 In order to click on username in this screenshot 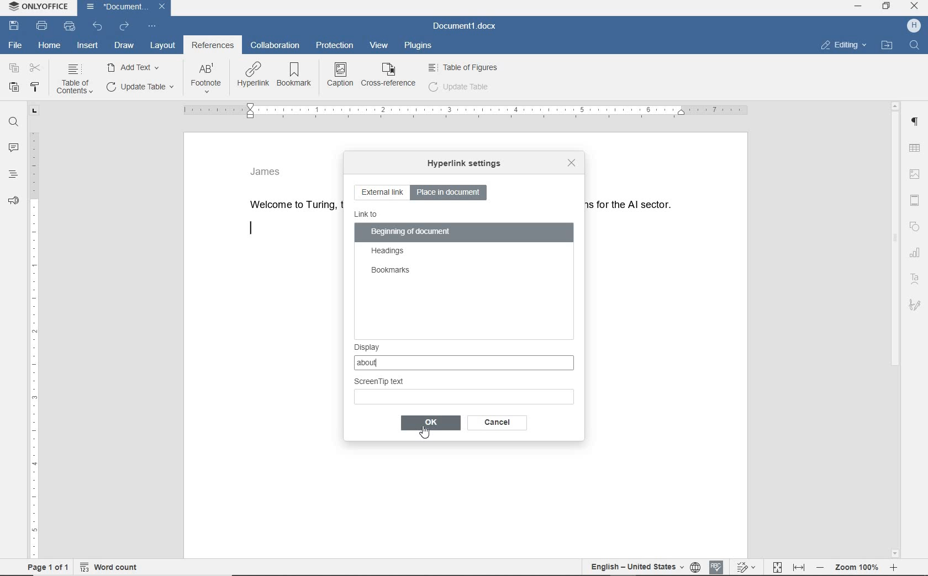, I will do `click(914, 26)`.